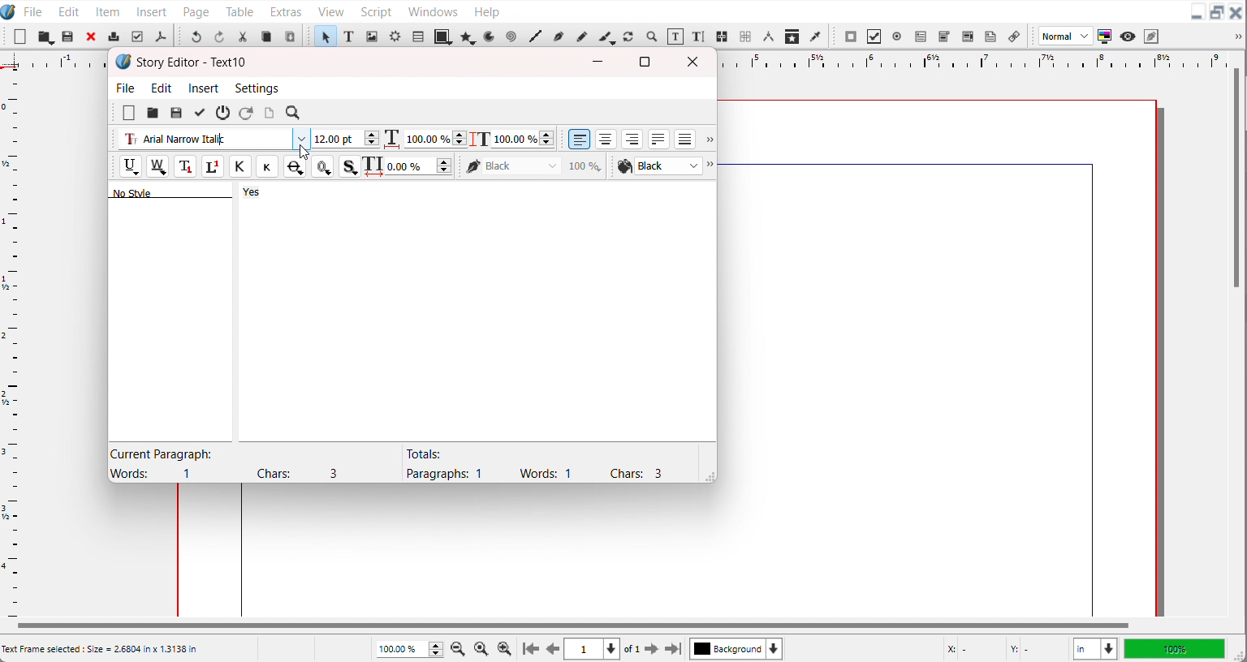 The height and width of the screenshot is (662, 1247). Describe the element at coordinates (535, 37) in the screenshot. I see `Line` at that location.